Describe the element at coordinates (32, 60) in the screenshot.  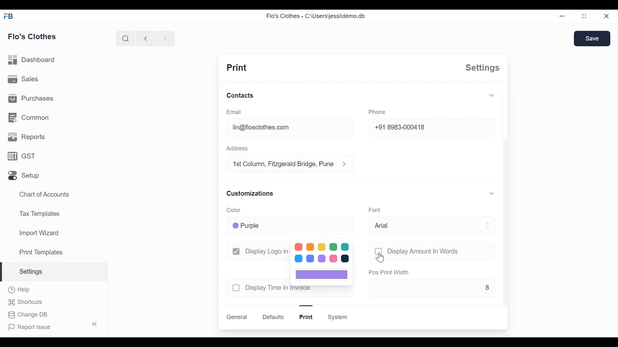
I see `dashboard` at that location.